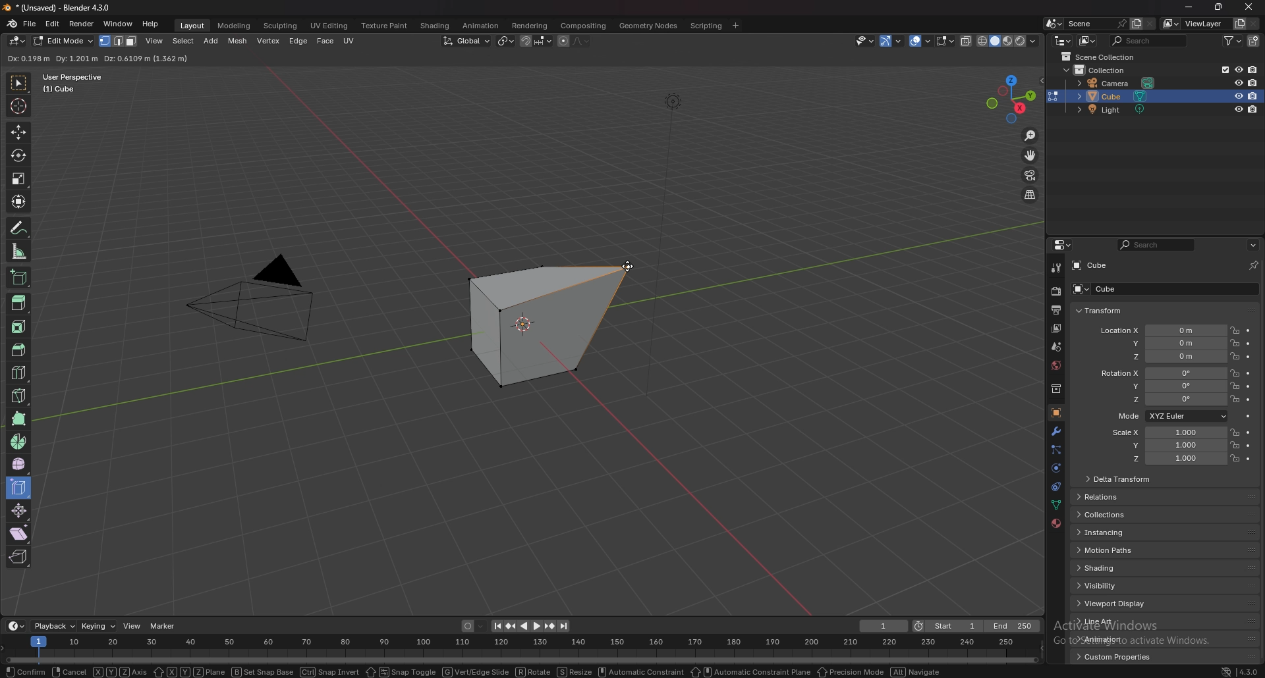 The width and height of the screenshot is (1265, 678). Describe the element at coordinates (519, 650) in the screenshot. I see `seek` at that location.